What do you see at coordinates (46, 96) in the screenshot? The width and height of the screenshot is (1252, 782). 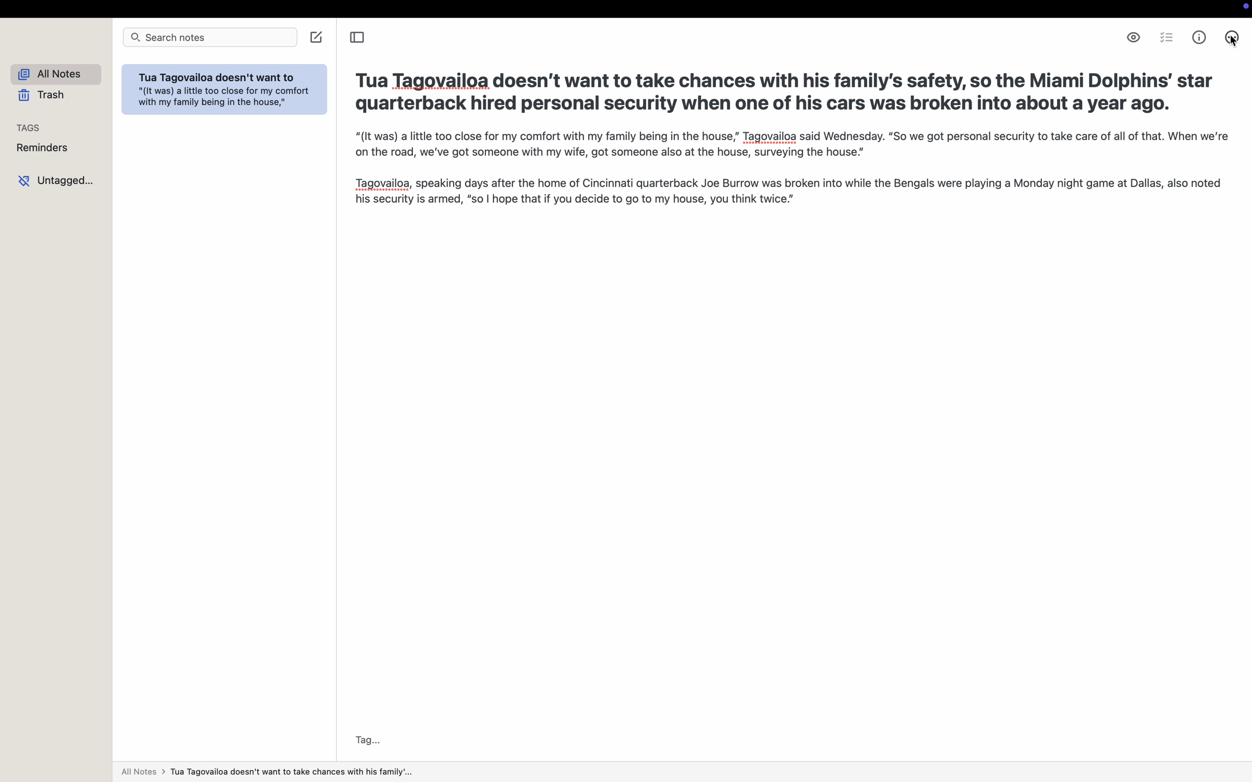 I see `trash` at bounding box center [46, 96].